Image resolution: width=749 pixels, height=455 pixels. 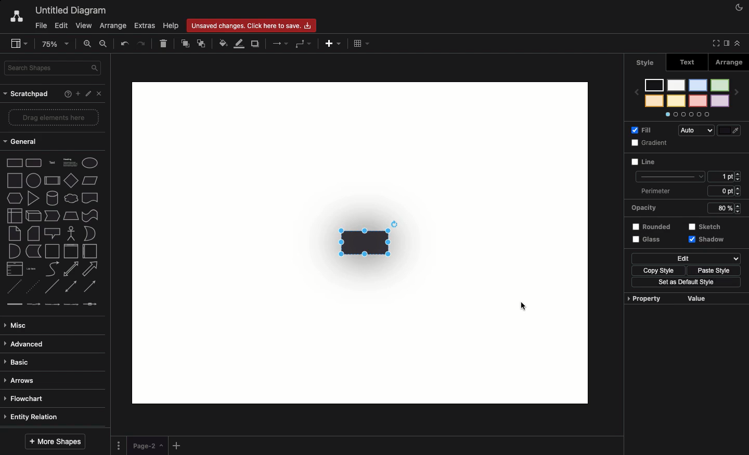 What do you see at coordinates (669, 175) in the screenshot?
I see `line` at bounding box center [669, 175].